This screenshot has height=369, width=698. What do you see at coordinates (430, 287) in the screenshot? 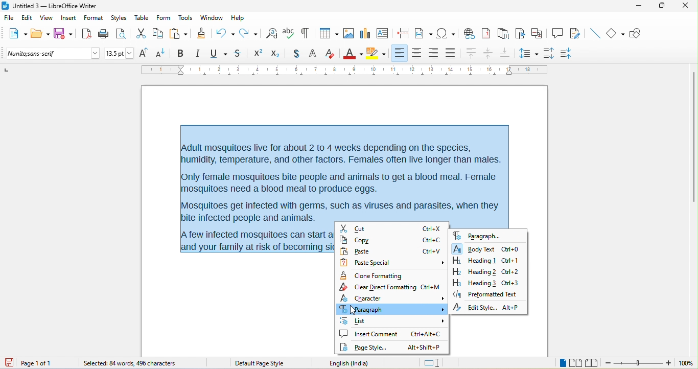
I see `shortcut key` at bounding box center [430, 287].